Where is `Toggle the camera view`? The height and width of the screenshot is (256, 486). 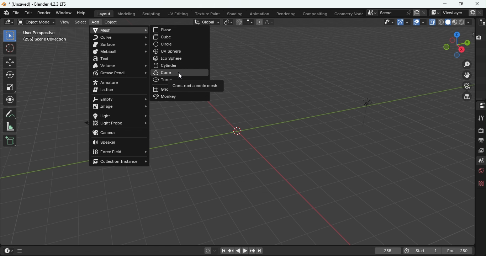
Toggle the camera view is located at coordinates (467, 87).